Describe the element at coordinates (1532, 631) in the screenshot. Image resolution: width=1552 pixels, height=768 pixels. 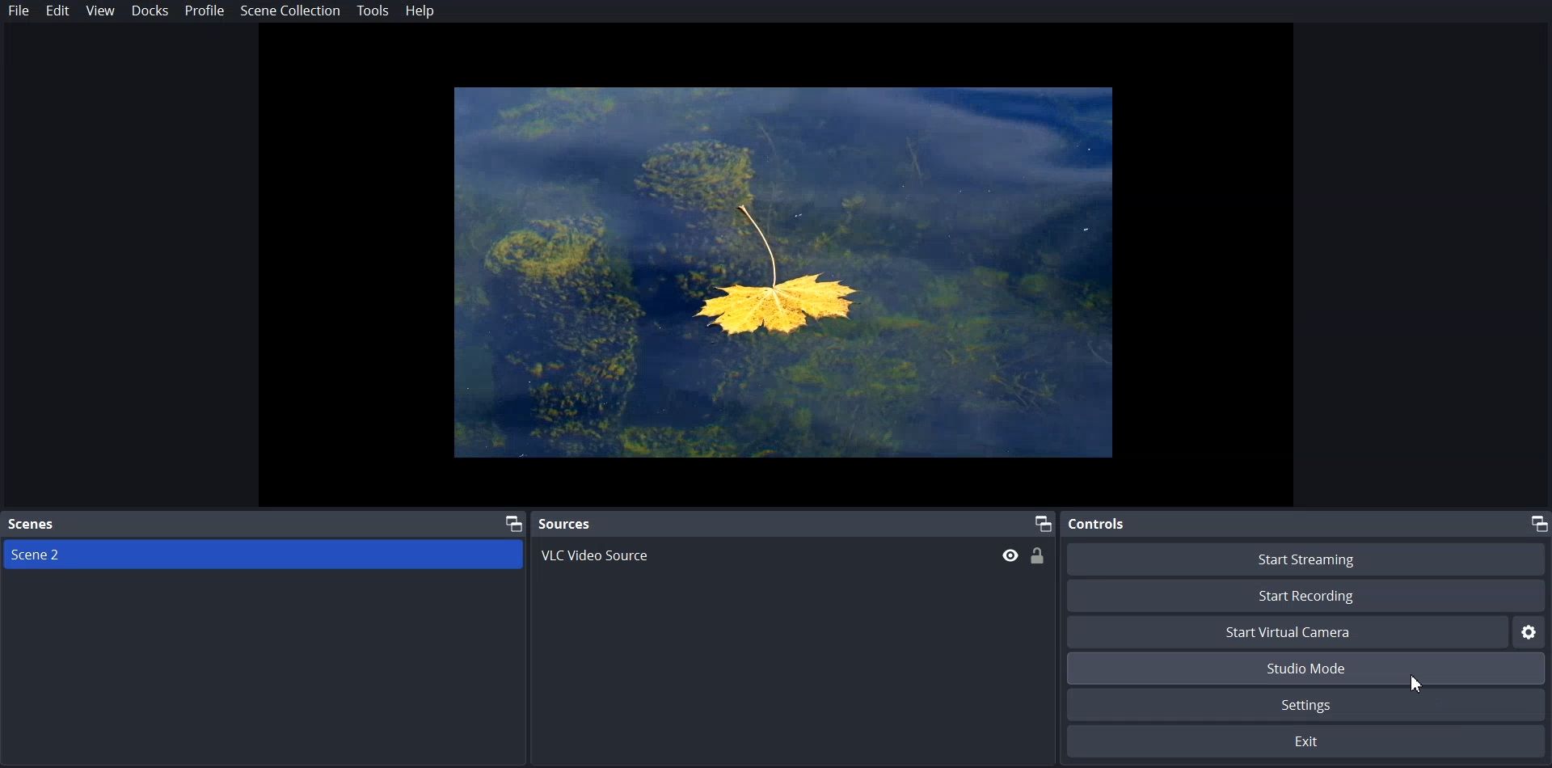
I see `Settings` at that location.